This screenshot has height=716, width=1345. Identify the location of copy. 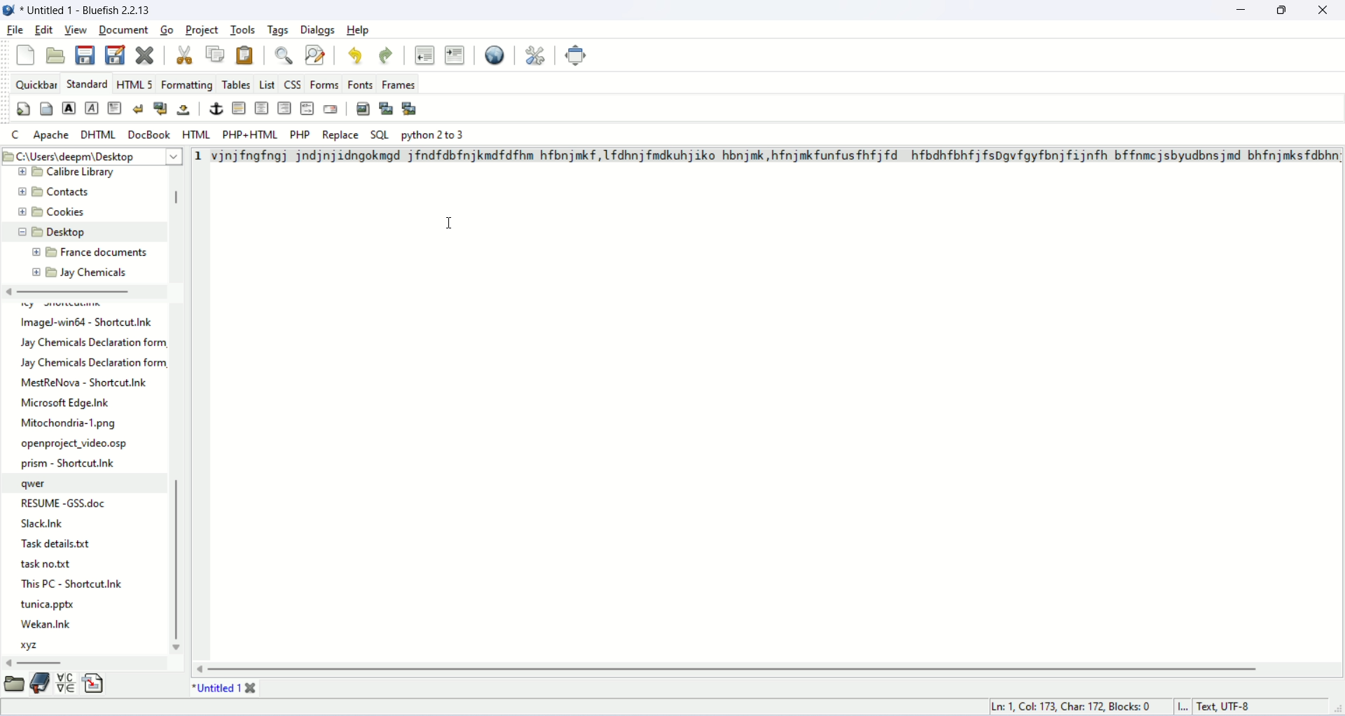
(215, 54).